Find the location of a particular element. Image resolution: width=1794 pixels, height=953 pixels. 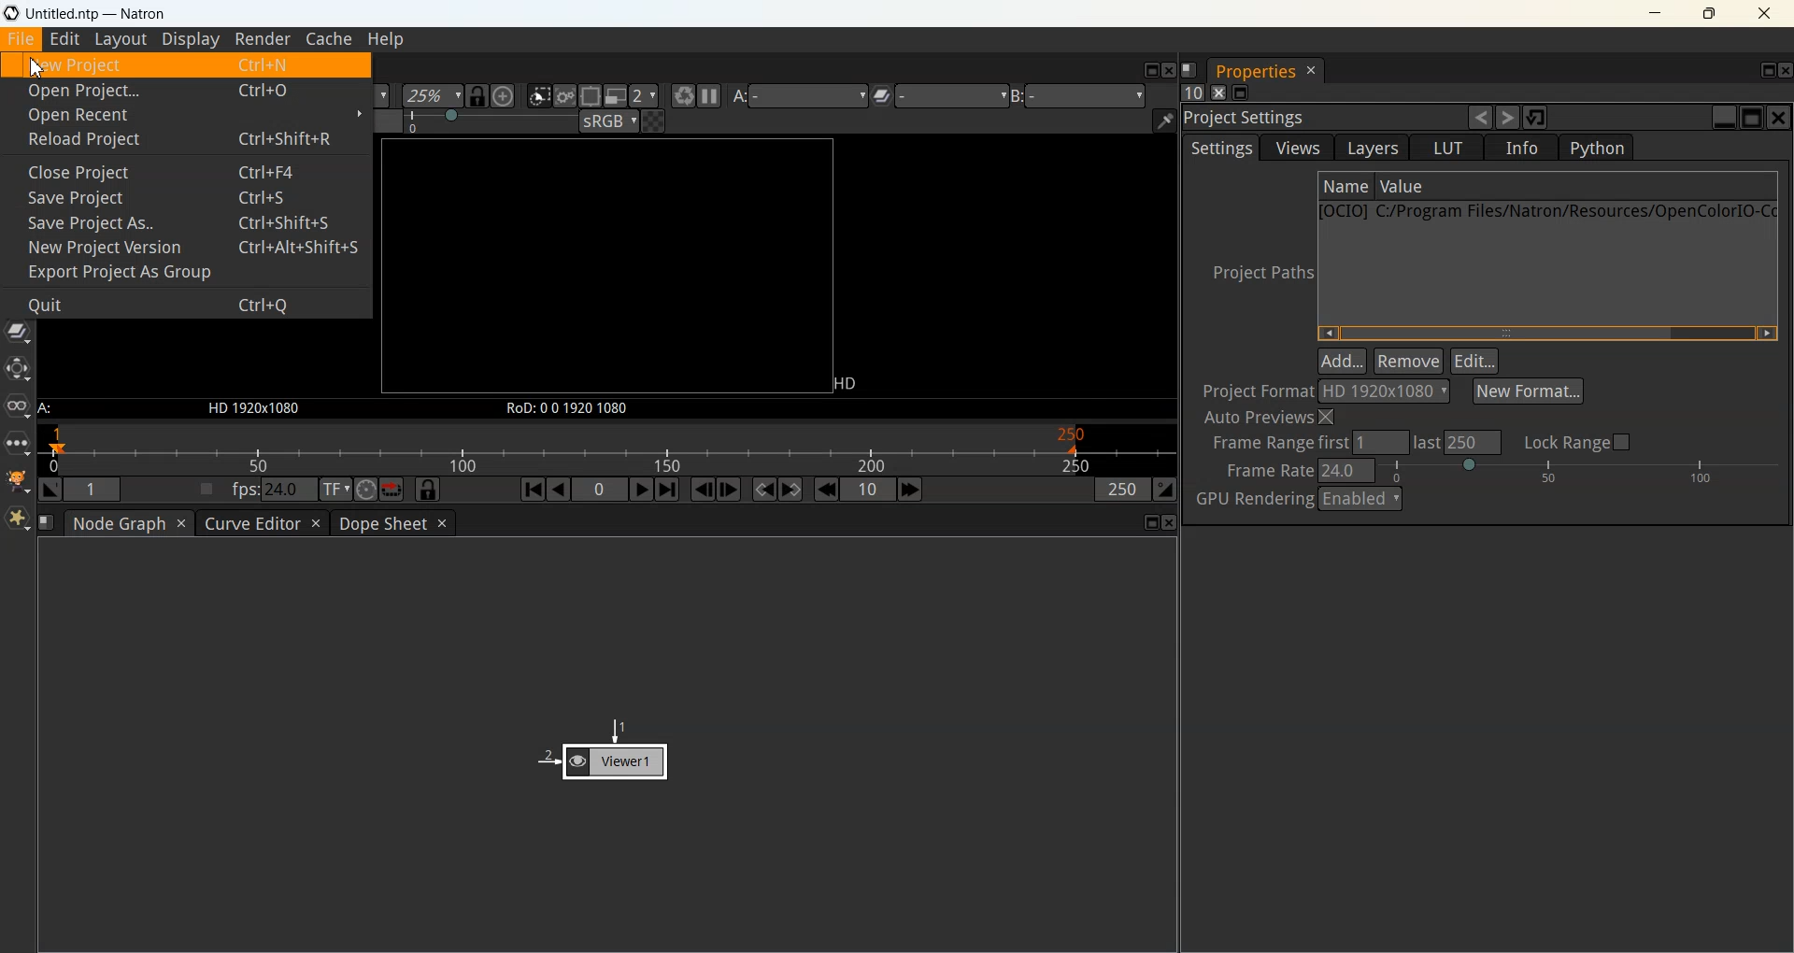

Close is located at coordinates (1783, 72).